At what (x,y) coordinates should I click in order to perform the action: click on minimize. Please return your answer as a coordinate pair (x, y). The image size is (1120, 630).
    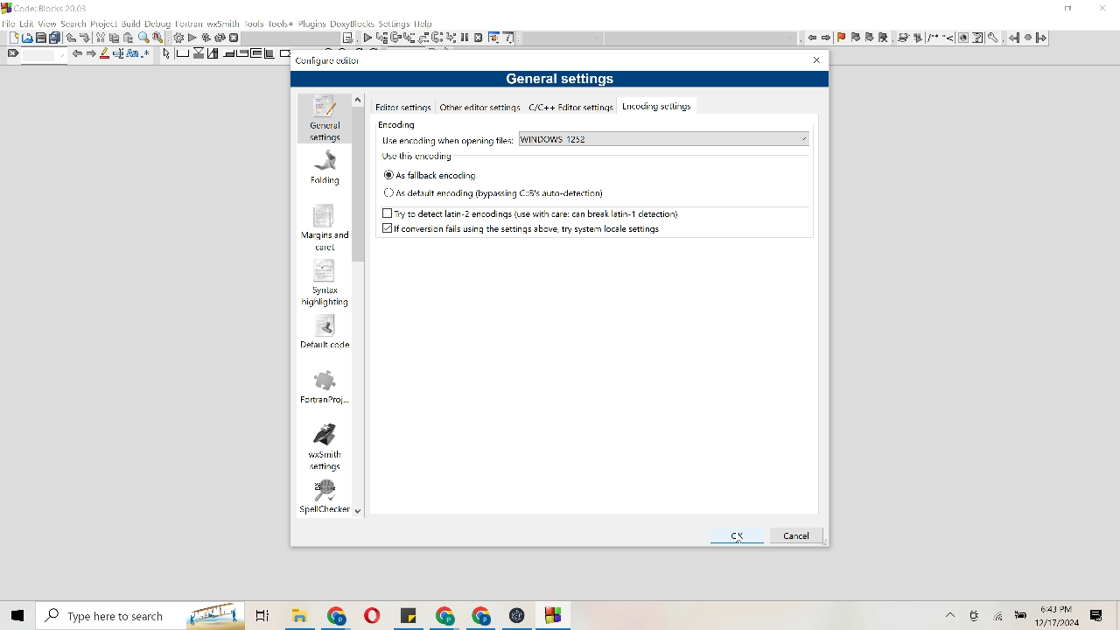
    Looking at the image, I should click on (1069, 9).